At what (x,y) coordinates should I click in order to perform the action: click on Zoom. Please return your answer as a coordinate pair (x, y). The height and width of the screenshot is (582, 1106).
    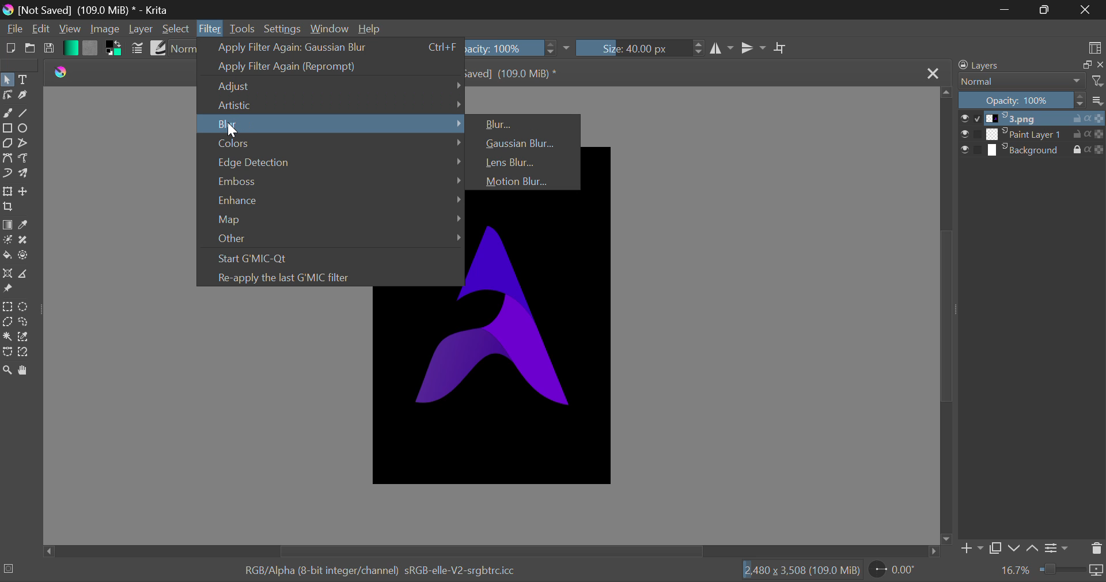
    Looking at the image, I should click on (9, 372).